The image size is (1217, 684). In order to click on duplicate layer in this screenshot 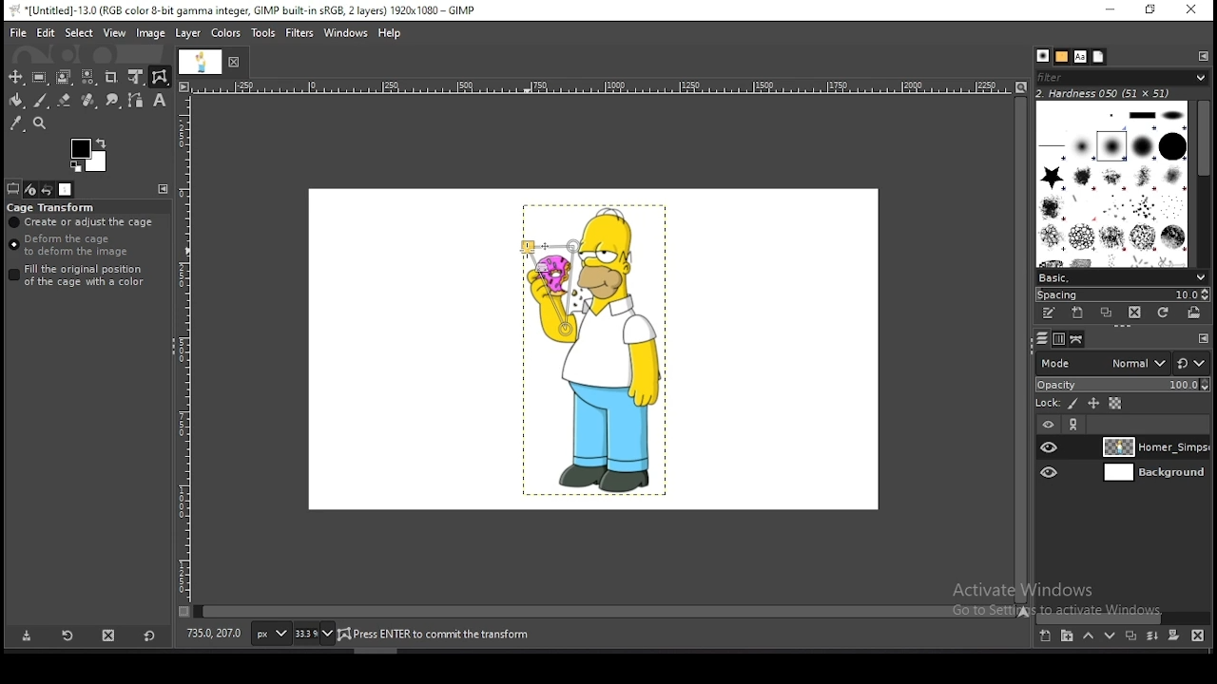, I will do `click(1130, 638)`.